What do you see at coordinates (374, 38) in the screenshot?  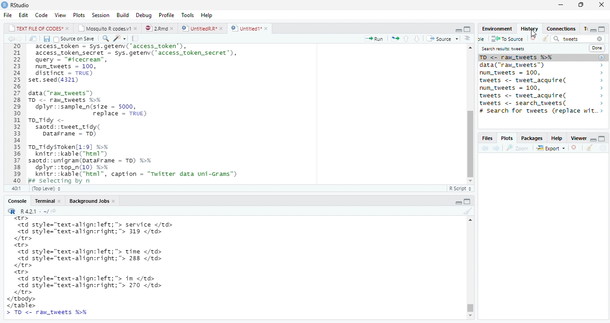 I see `Run` at bounding box center [374, 38].